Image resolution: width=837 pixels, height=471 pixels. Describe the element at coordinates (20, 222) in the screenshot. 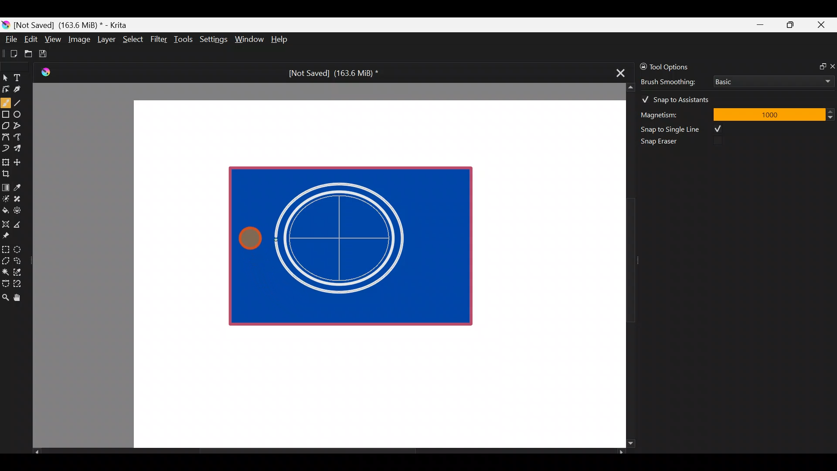

I see `Measure the distance between two points` at that location.